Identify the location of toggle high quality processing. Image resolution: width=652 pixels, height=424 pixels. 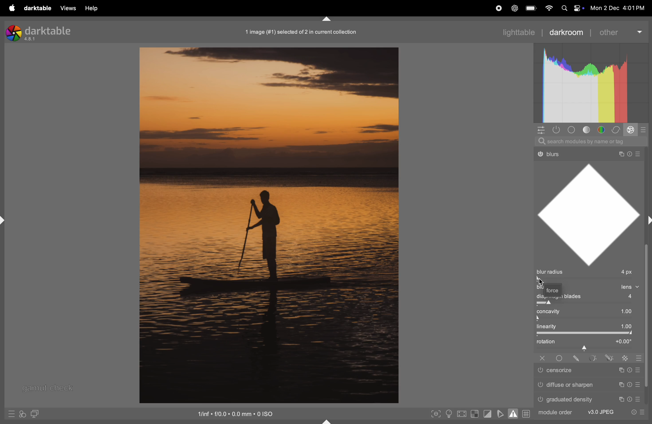
(463, 414).